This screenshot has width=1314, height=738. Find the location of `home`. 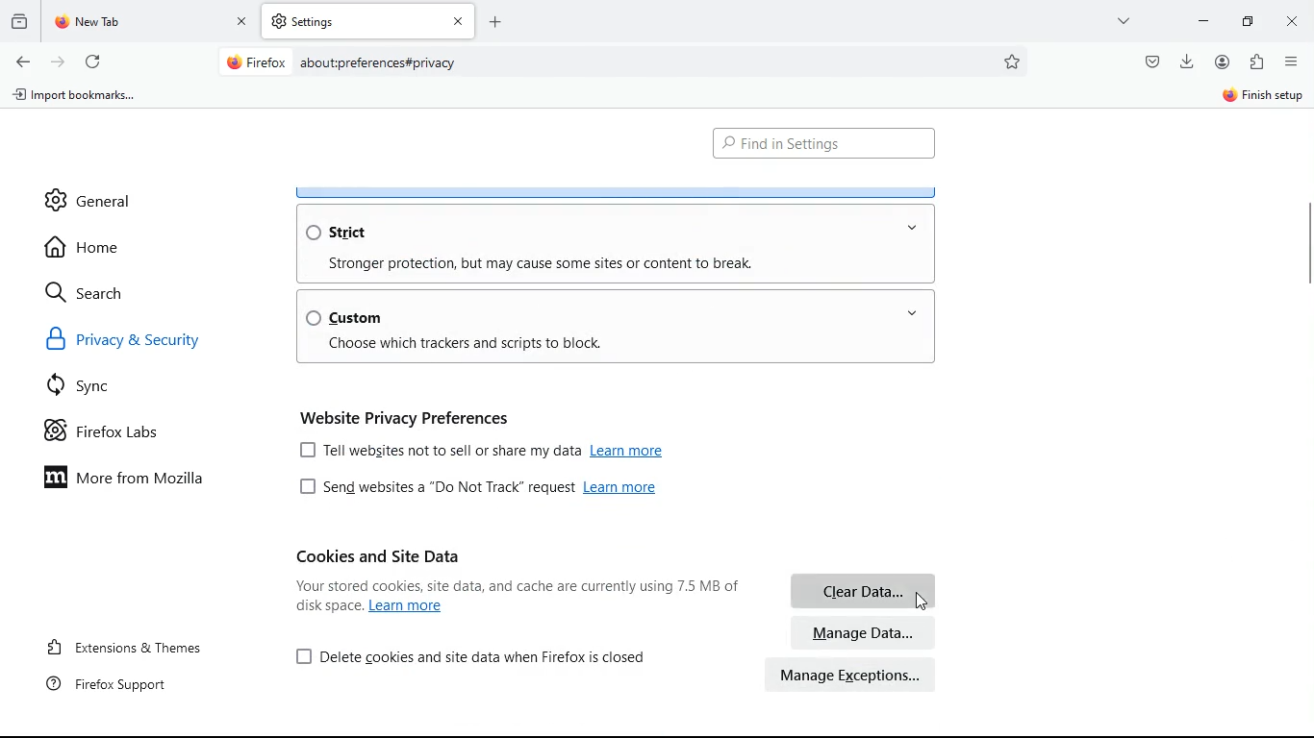

home is located at coordinates (90, 247).